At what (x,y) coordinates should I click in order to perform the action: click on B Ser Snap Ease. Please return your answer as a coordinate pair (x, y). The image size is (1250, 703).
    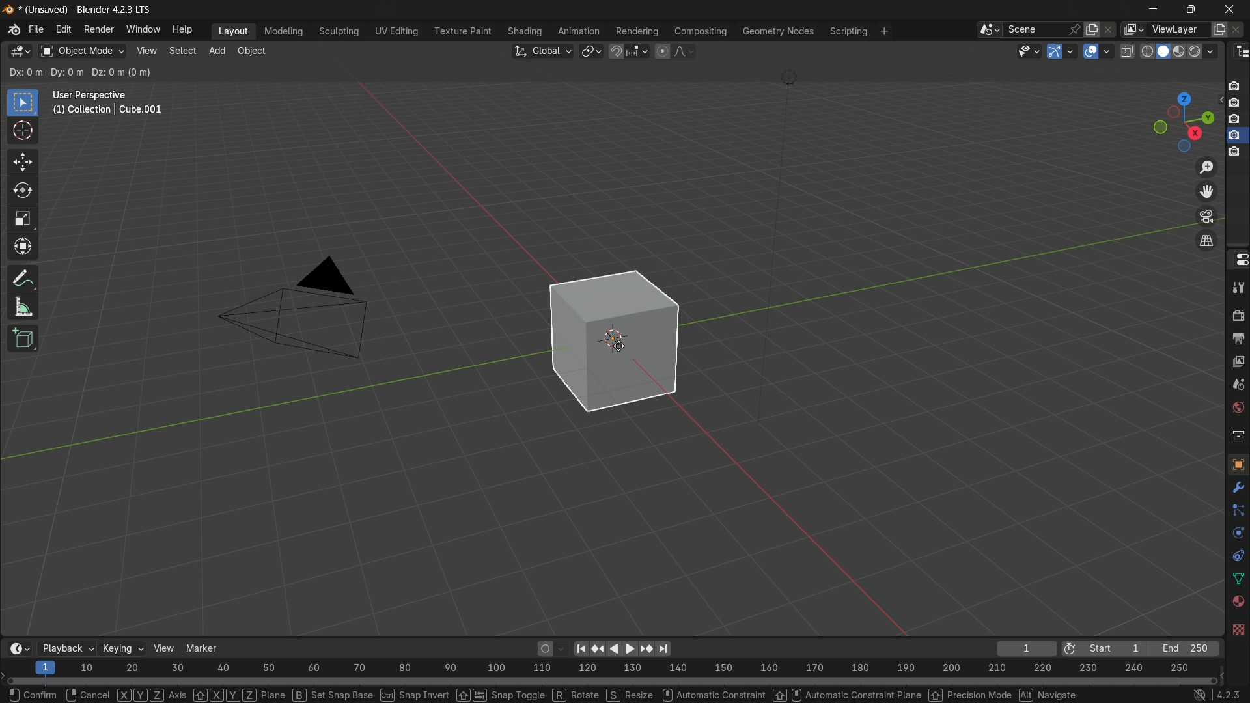
    Looking at the image, I should click on (331, 694).